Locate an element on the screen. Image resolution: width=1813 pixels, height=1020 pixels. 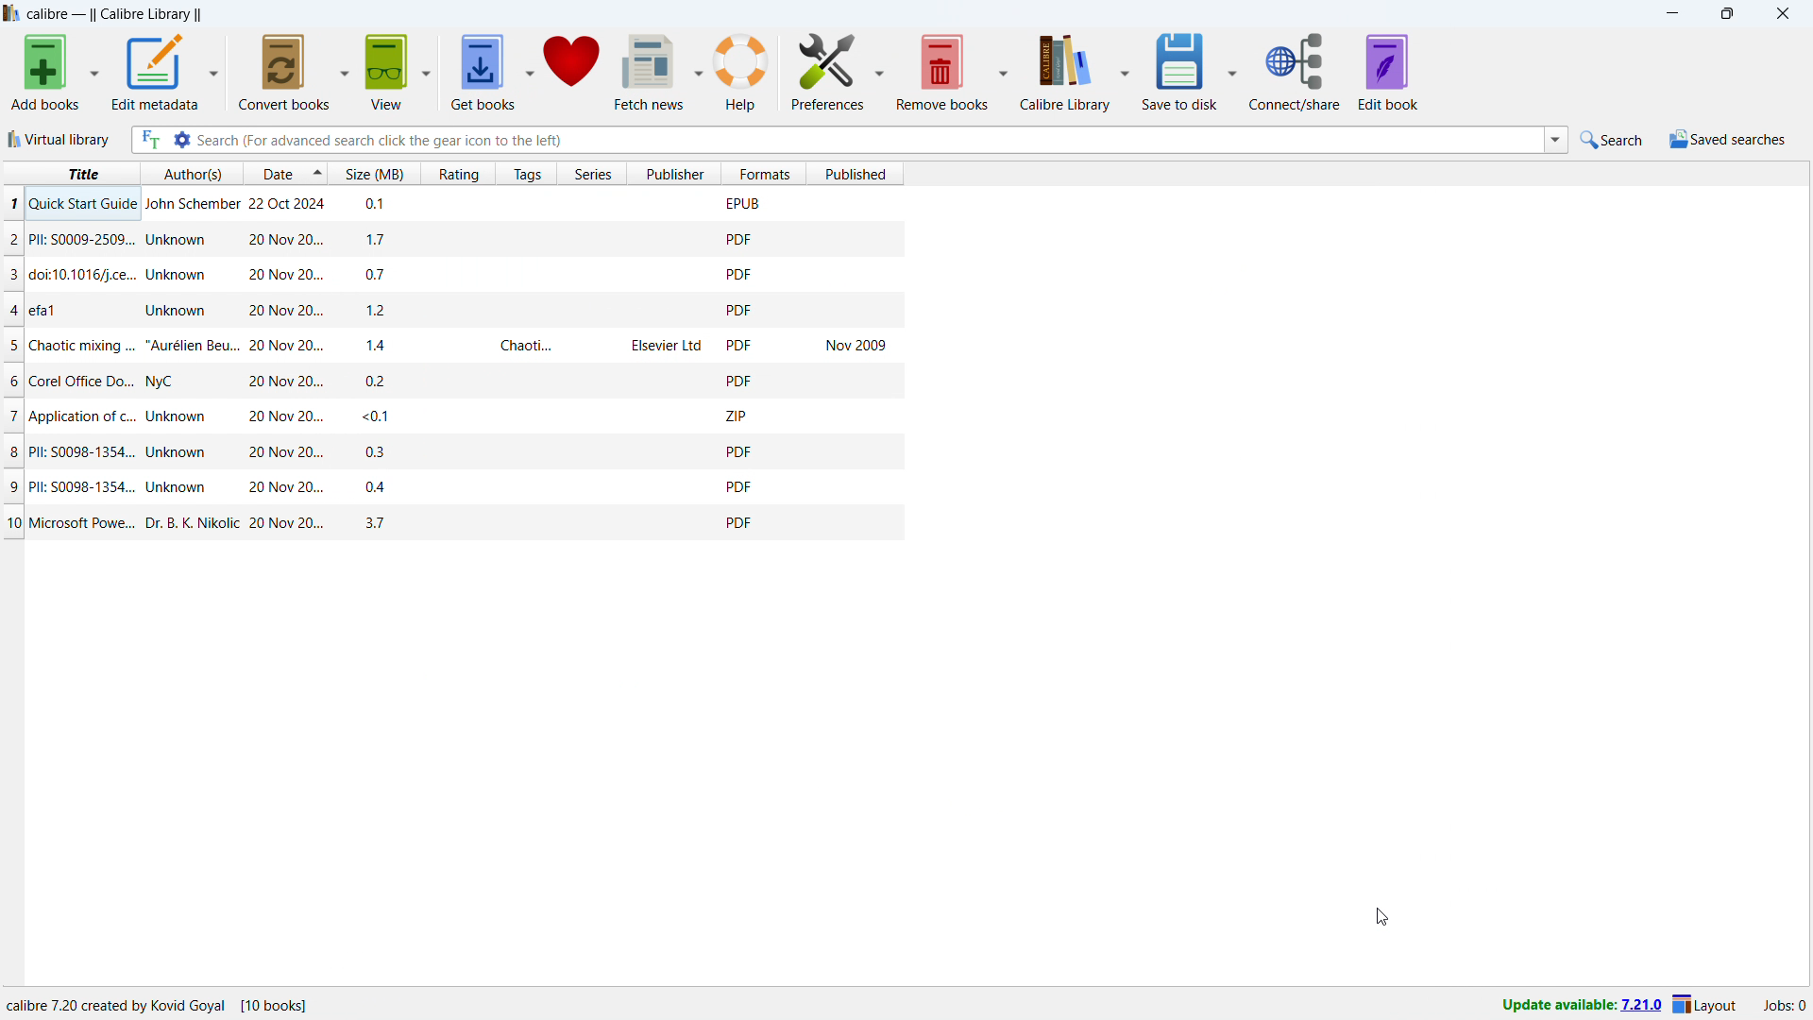
preferences is located at coordinates (826, 71).